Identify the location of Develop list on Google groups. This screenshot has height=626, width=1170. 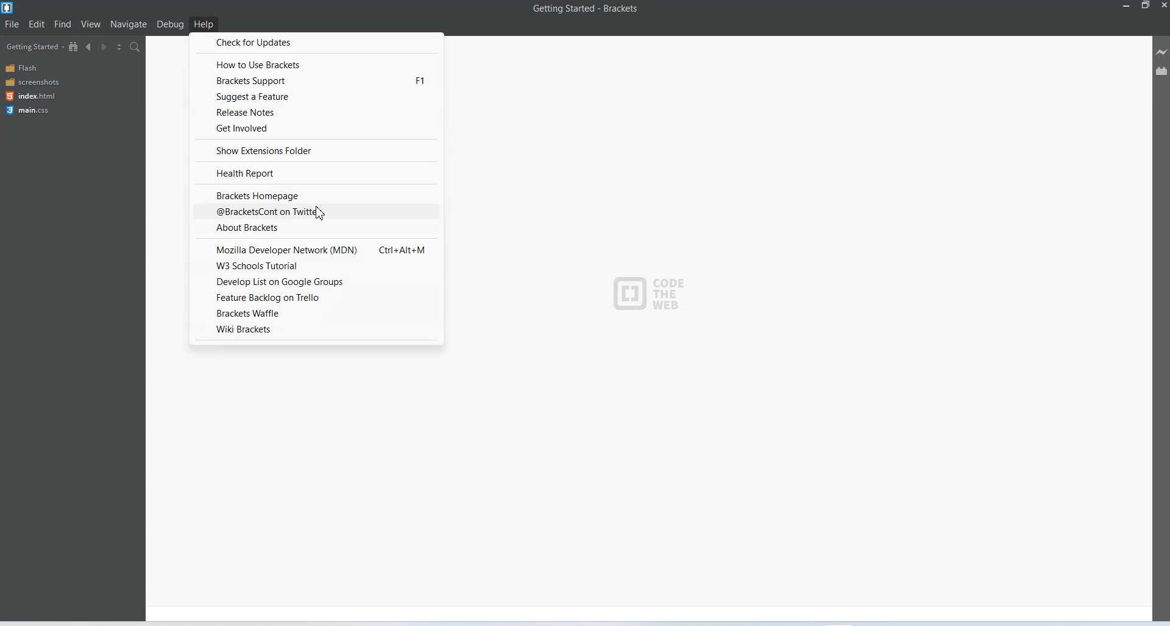
(316, 283).